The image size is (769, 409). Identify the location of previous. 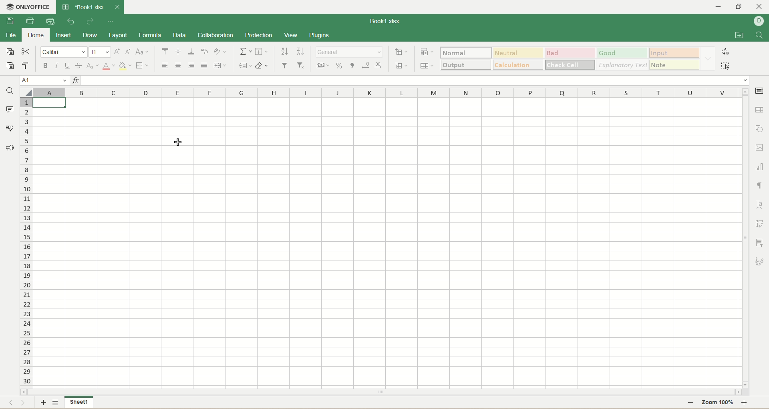
(12, 403).